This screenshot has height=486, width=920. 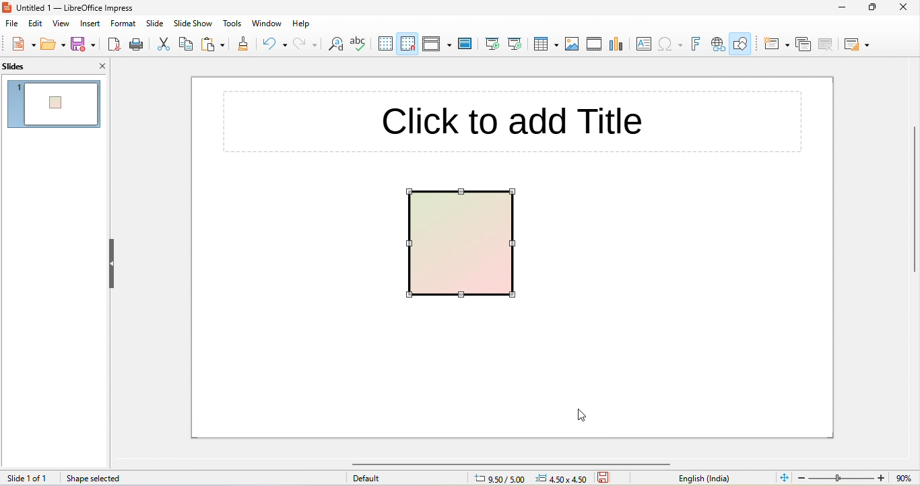 What do you see at coordinates (193, 23) in the screenshot?
I see `slideshow` at bounding box center [193, 23].